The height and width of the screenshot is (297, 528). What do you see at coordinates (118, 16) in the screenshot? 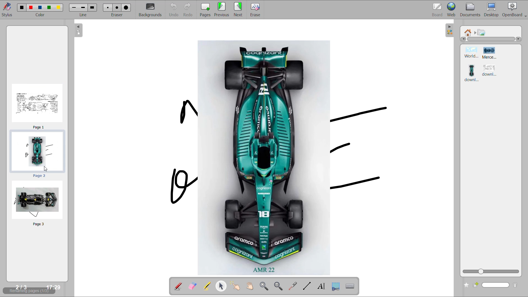
I see `eraser` at bounding box center [118, 16].